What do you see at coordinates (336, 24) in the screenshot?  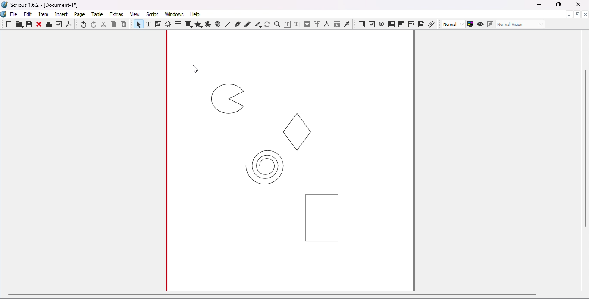 I see `Copy item properties` at bounding box center [336, 24].